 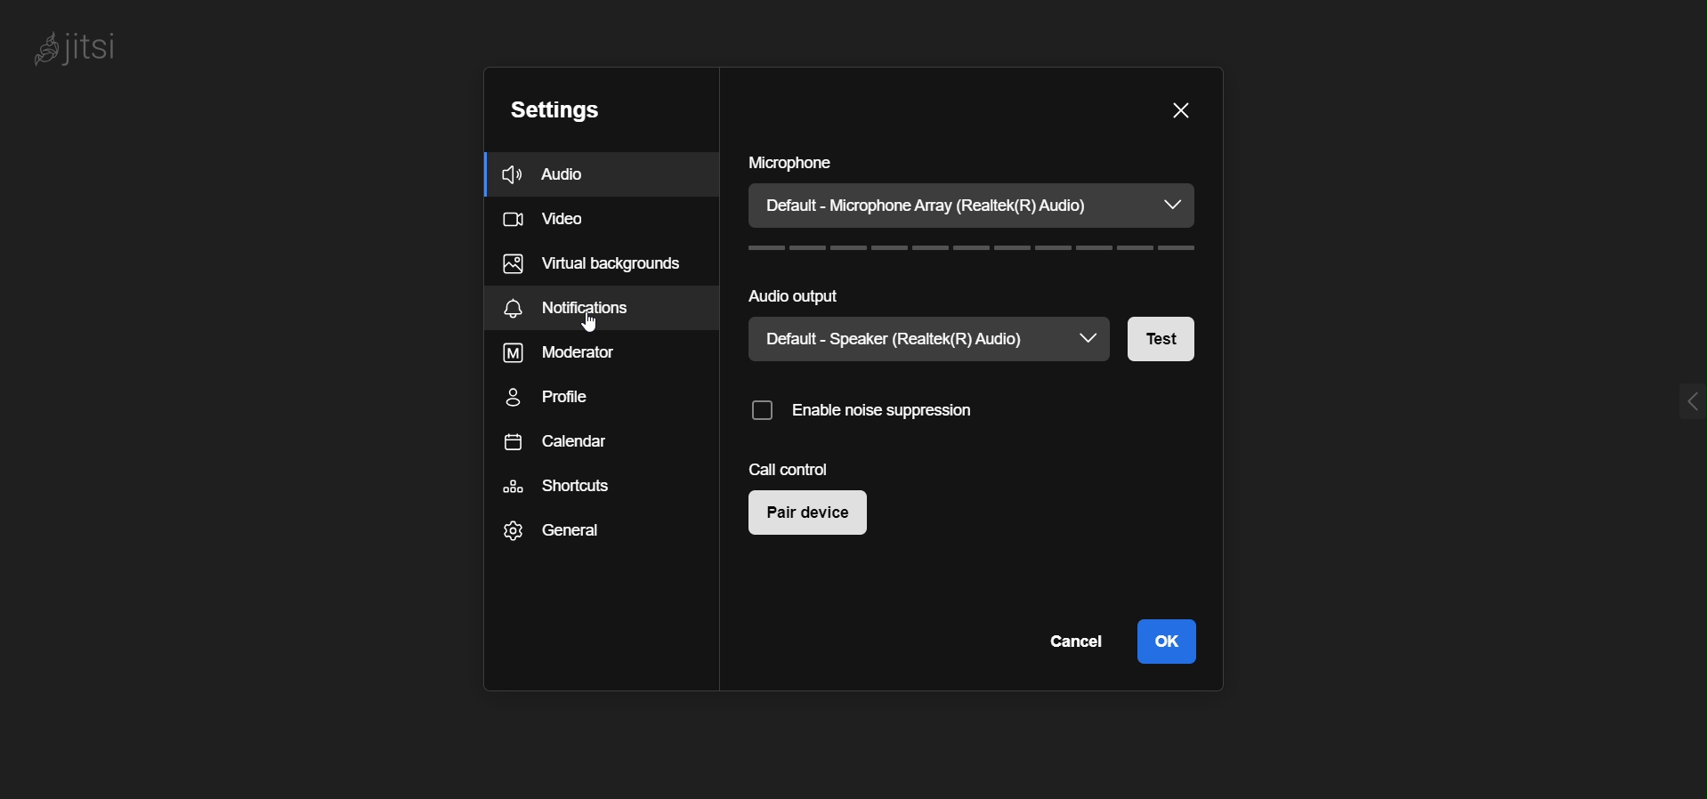 What do you see at coordinates (795, 468) in the screenshot?
I see `call control` at bounding box center [795, 468].